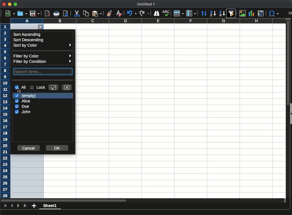  What do you see at coordinates (29, 148) in the screenshot?
I see `cancel` at bounding box center [29, 148].